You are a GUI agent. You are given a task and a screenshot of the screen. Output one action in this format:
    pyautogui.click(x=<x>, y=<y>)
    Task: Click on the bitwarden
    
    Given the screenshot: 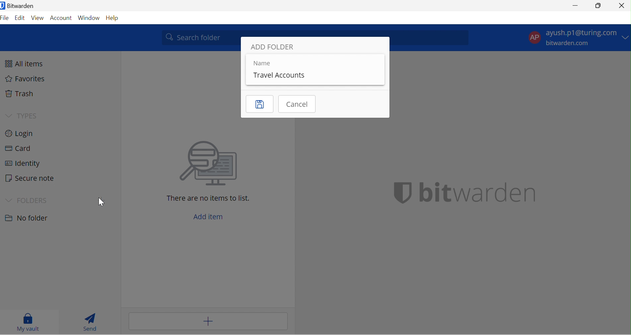 What is the action you would take?
    pyautogui.click(x=465, y=193)
    